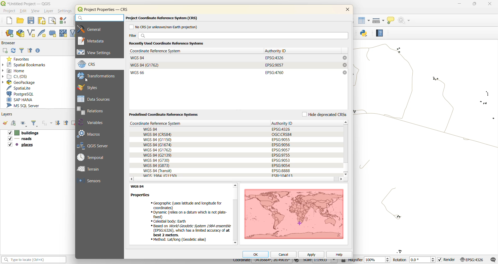  I want to click on Predefined Coordinate Reference Systems, so click(164, 115).